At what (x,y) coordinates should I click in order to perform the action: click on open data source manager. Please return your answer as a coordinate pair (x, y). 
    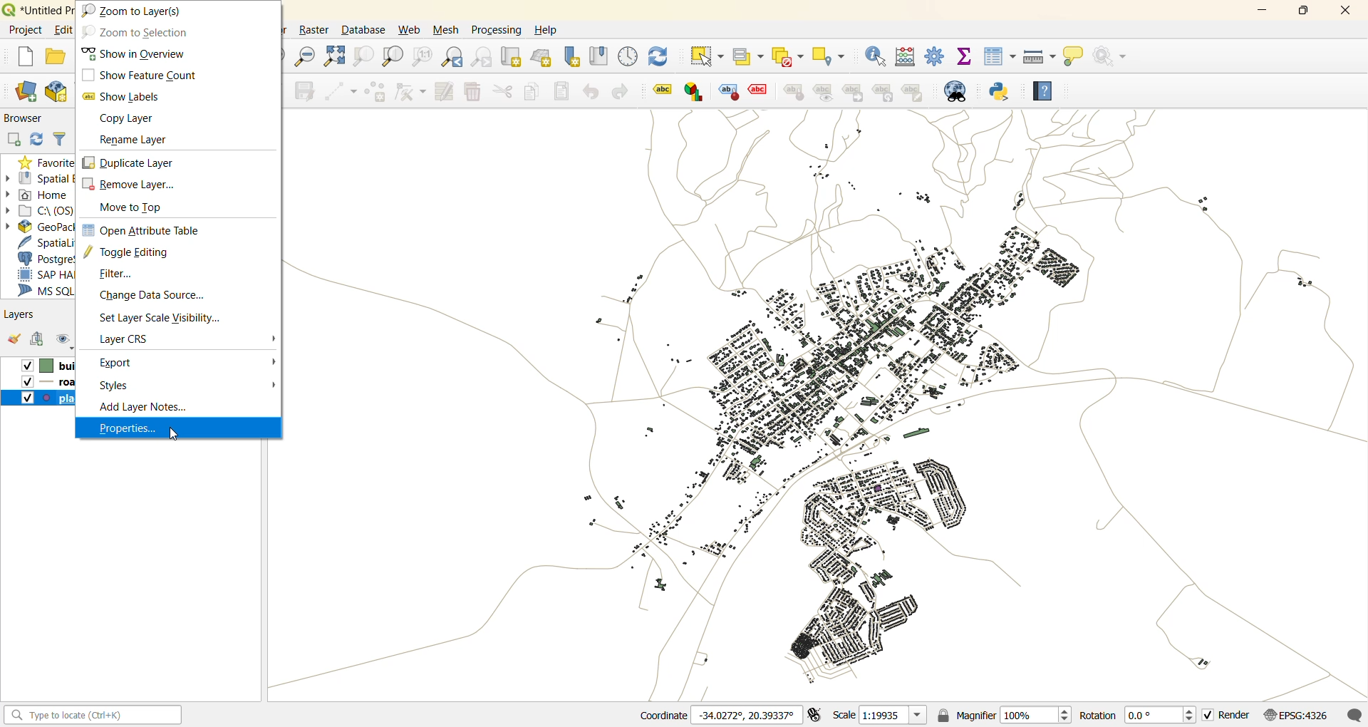
    Looking at the image, I should click on (30, 91).